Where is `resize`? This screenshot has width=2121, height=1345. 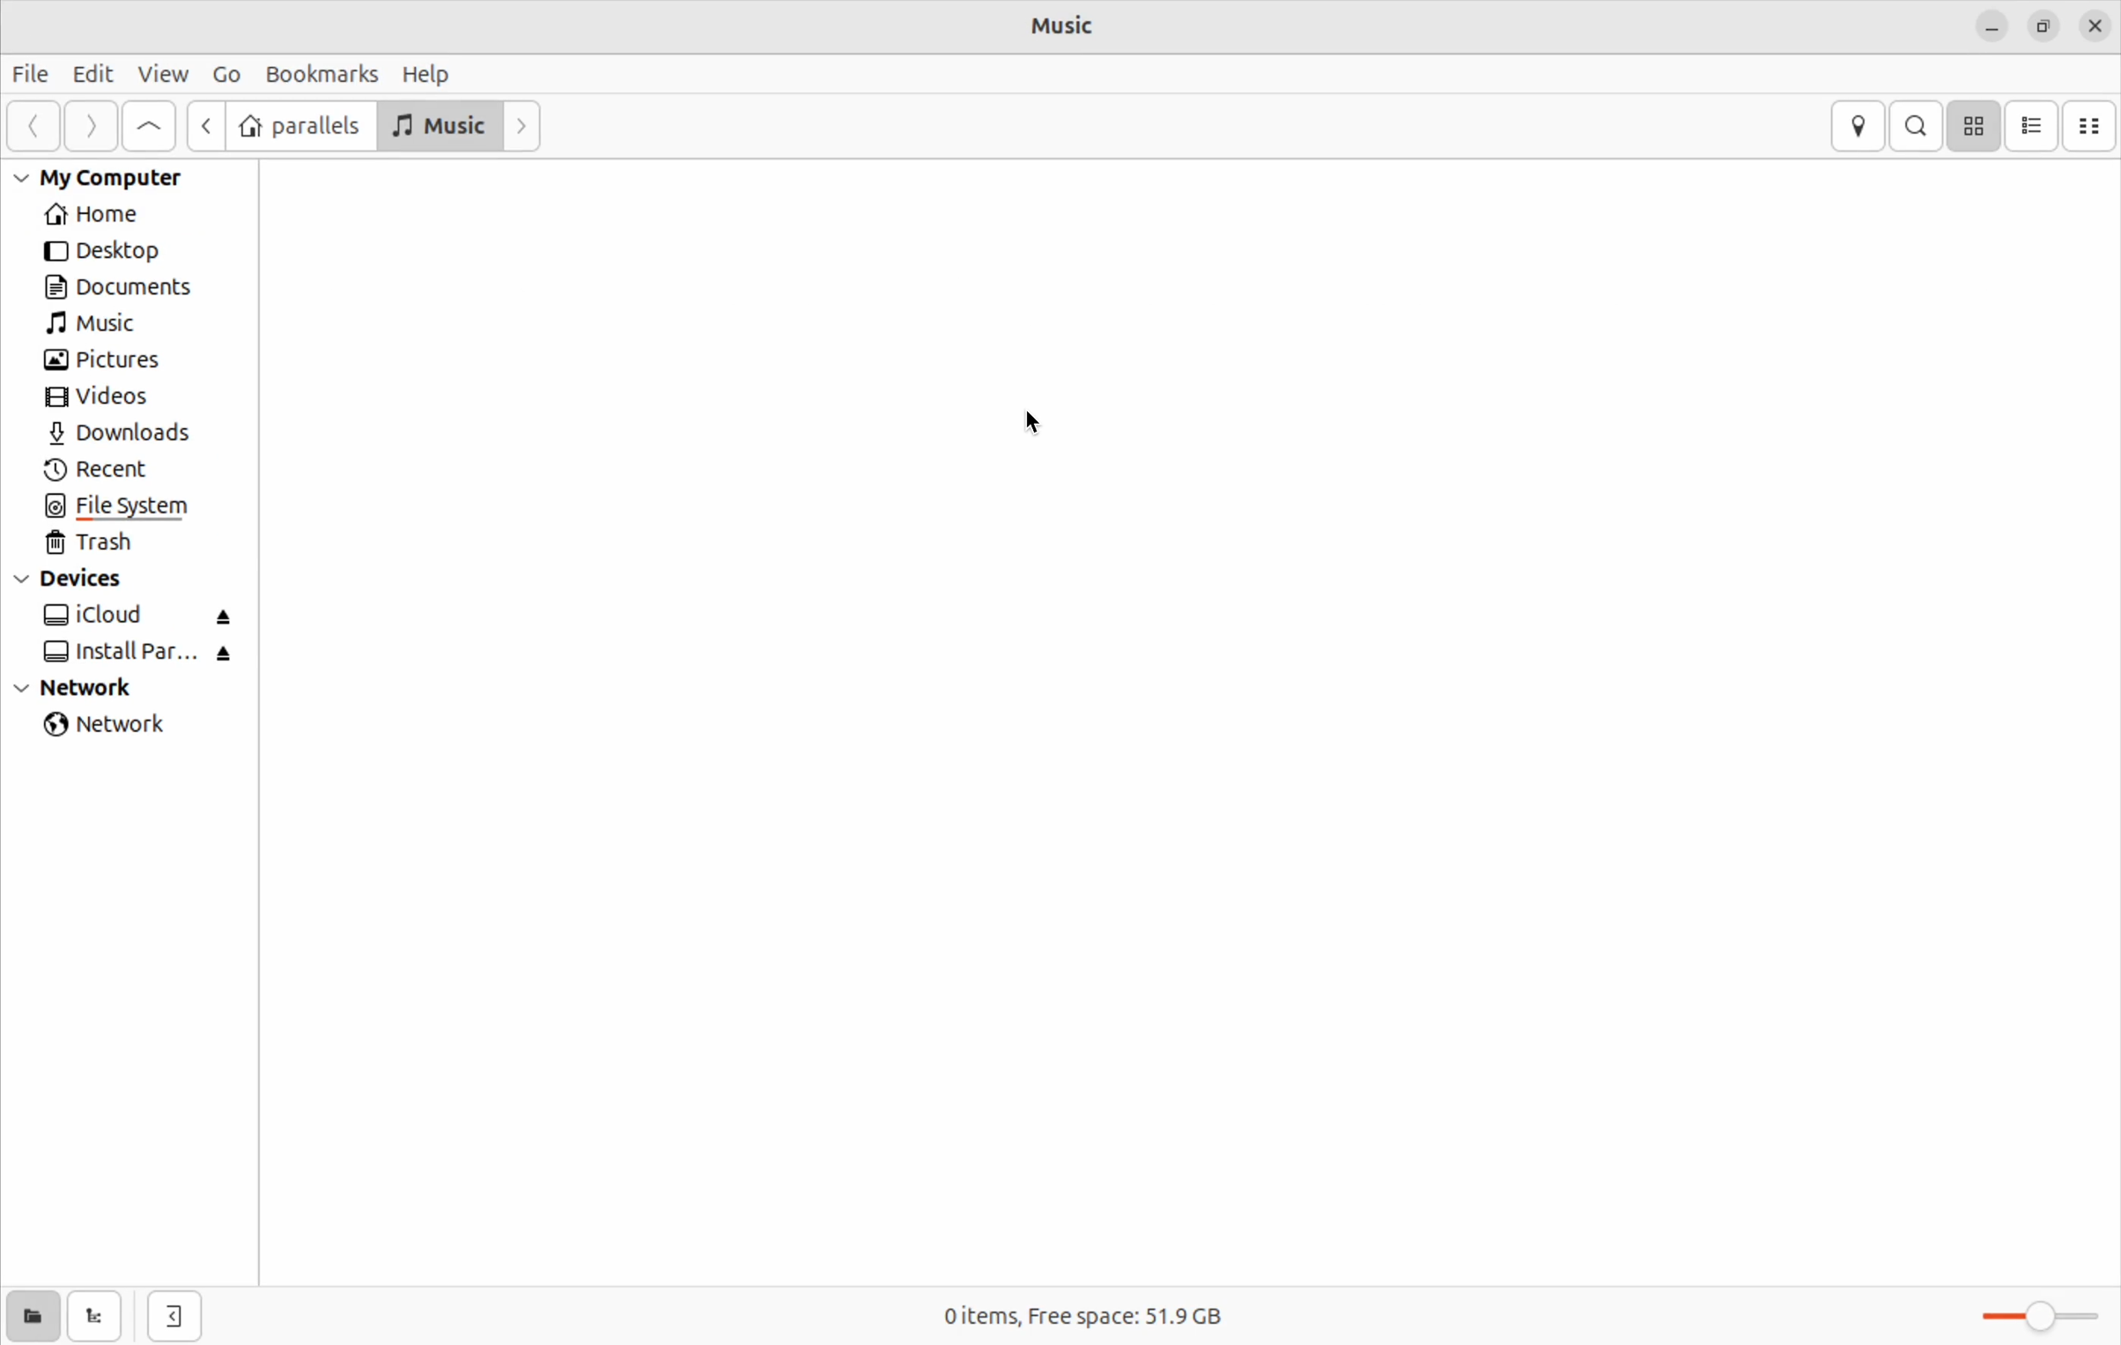
resize is located at coordinates (2049, 26).